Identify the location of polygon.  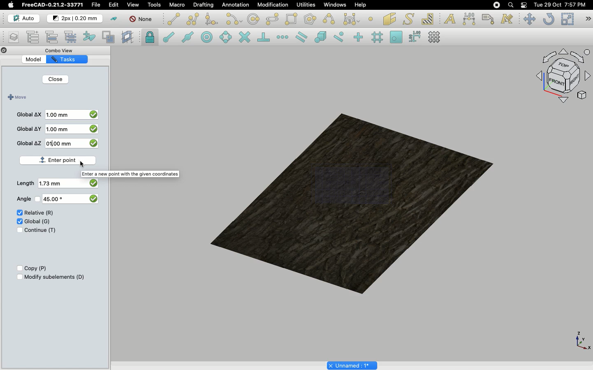
(273, 19).